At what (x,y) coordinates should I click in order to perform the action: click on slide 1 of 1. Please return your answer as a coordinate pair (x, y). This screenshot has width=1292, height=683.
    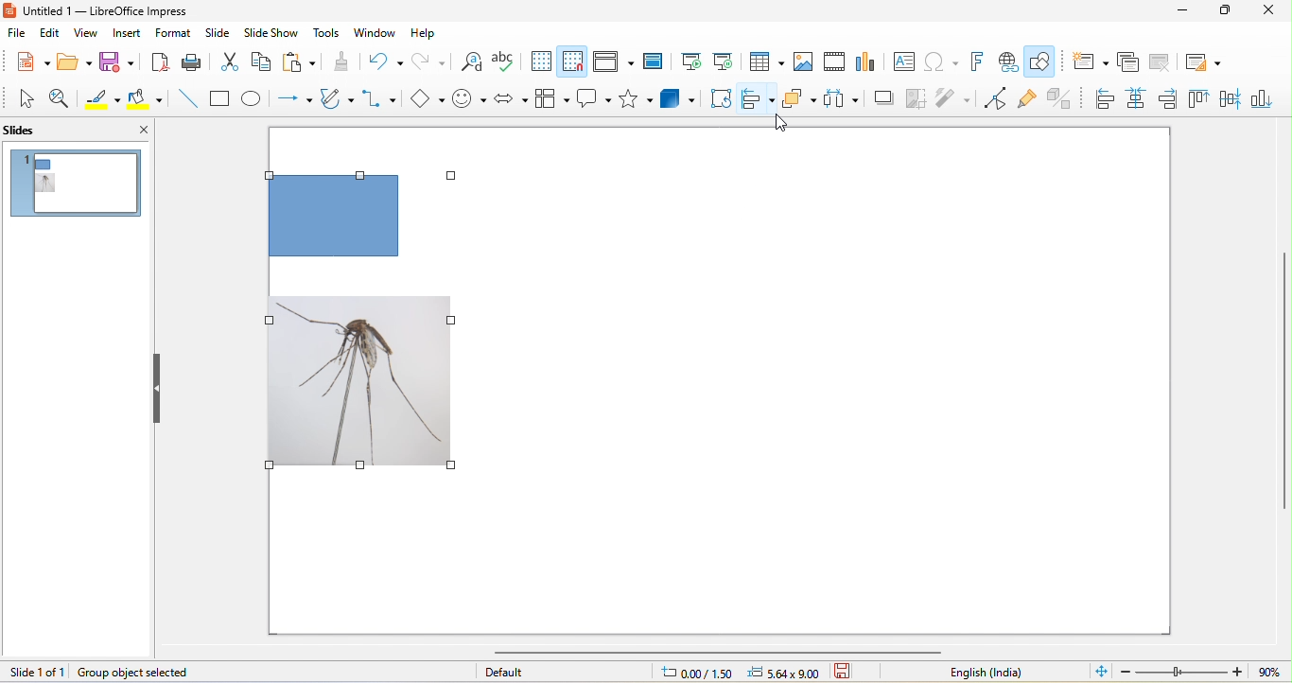
    Looking at the image, I should click on (36, 672).